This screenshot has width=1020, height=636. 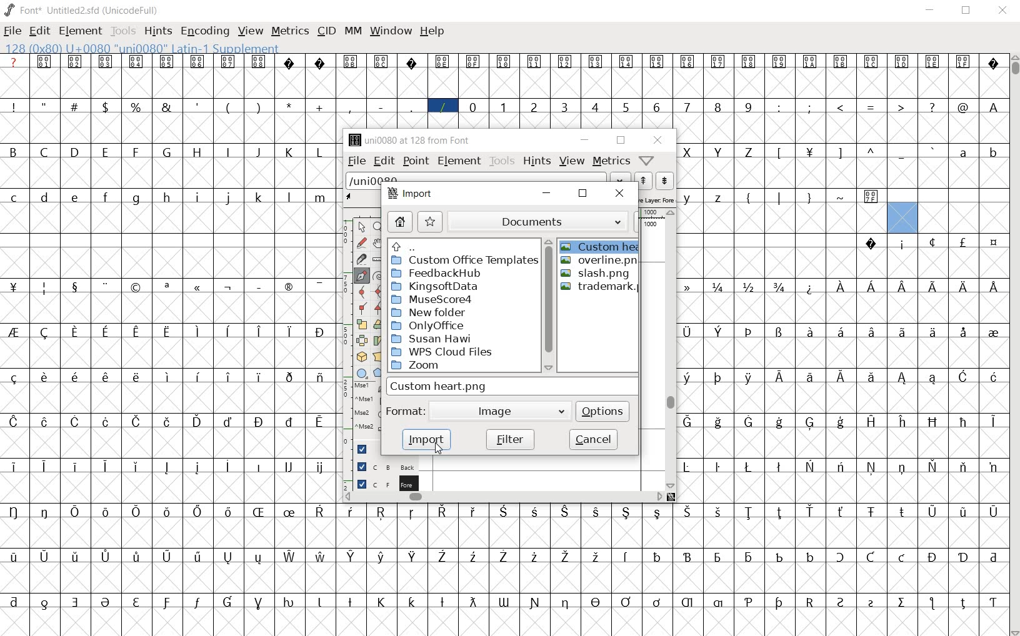 What do you see at coordinates (106, 557) in the screenshot?
I see `glyph` at bounding box center [106, 557].